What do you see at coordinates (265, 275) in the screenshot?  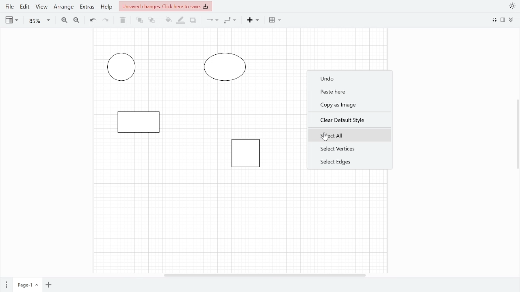 I see `Horizontal scrollbar` at bounding box center [265, 275].